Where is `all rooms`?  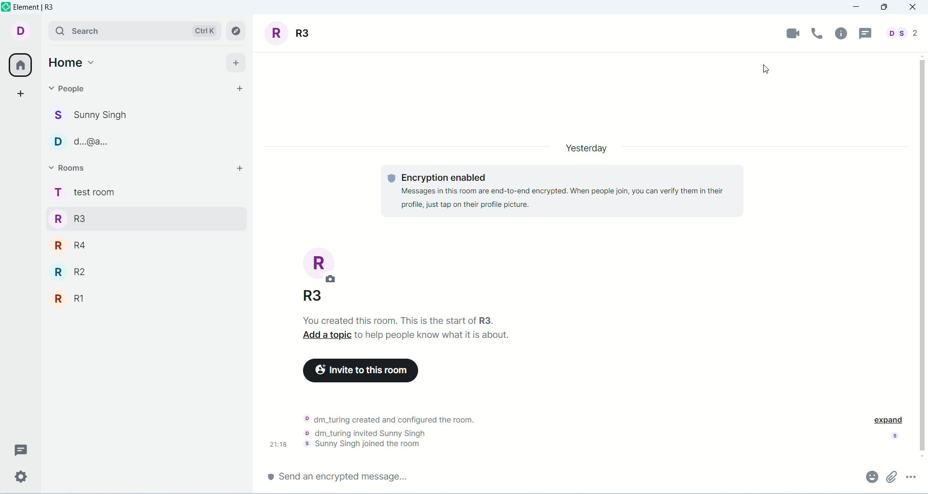
all rooms is located at coordinates (18, 65).